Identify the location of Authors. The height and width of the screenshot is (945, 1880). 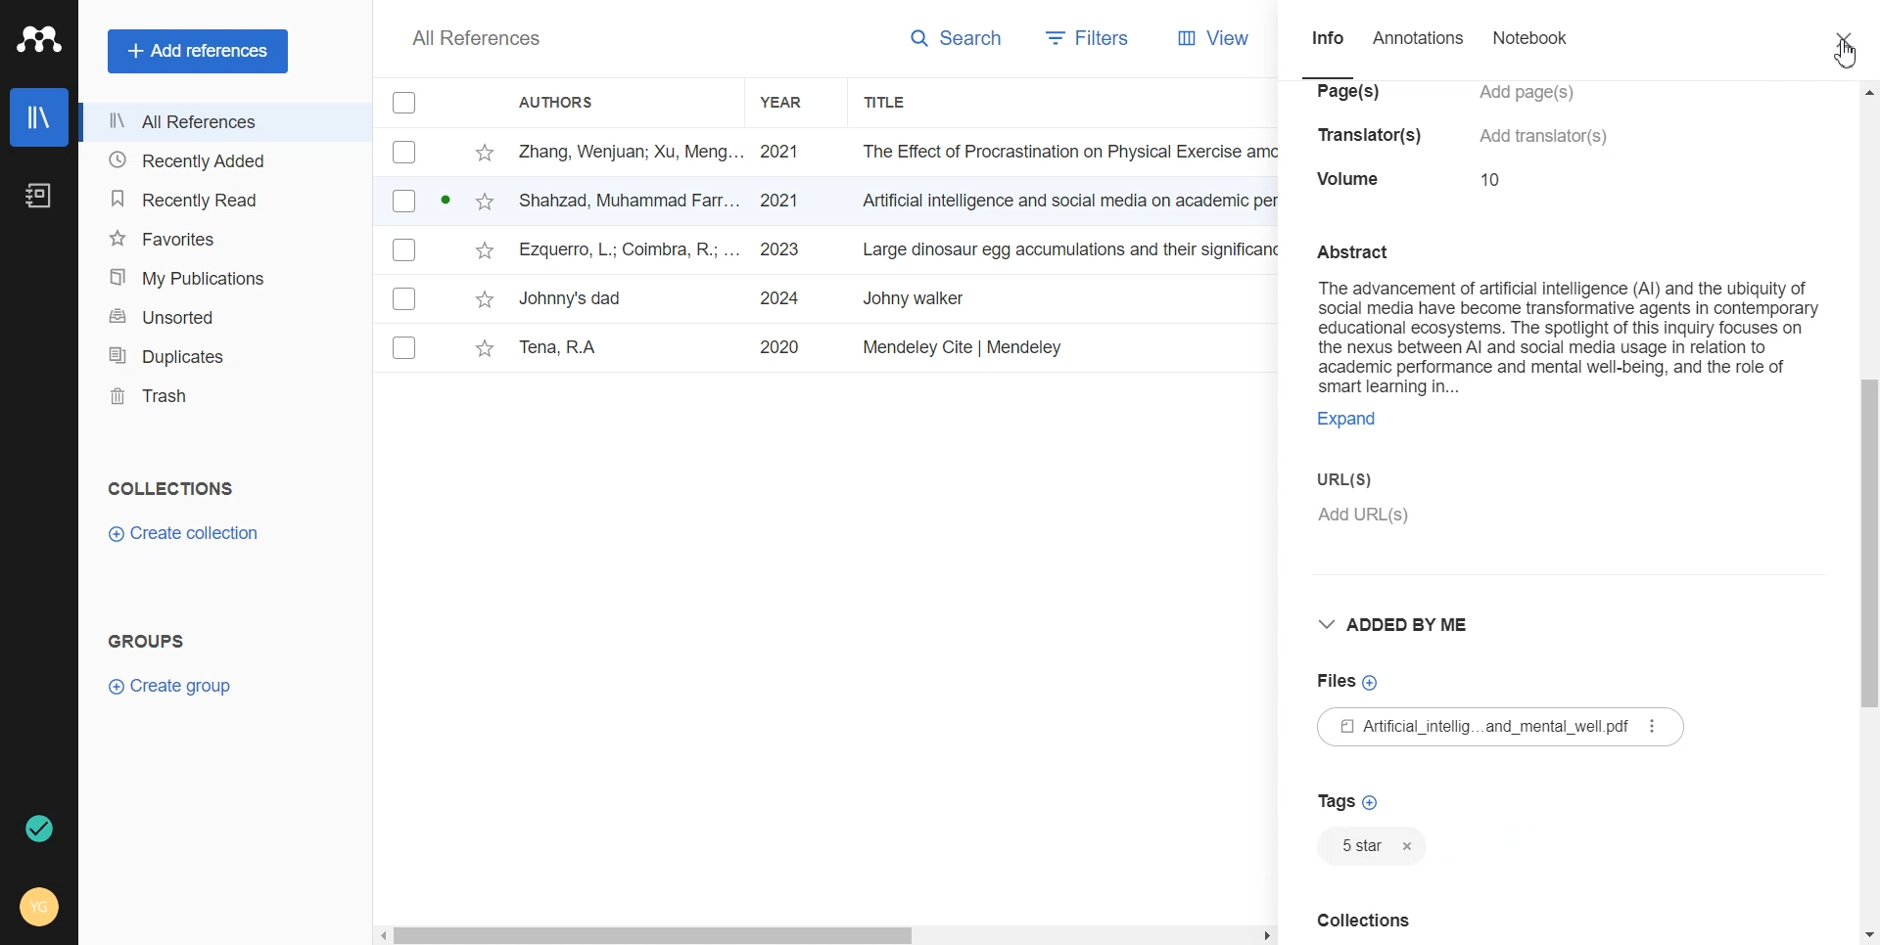
(567, 101).